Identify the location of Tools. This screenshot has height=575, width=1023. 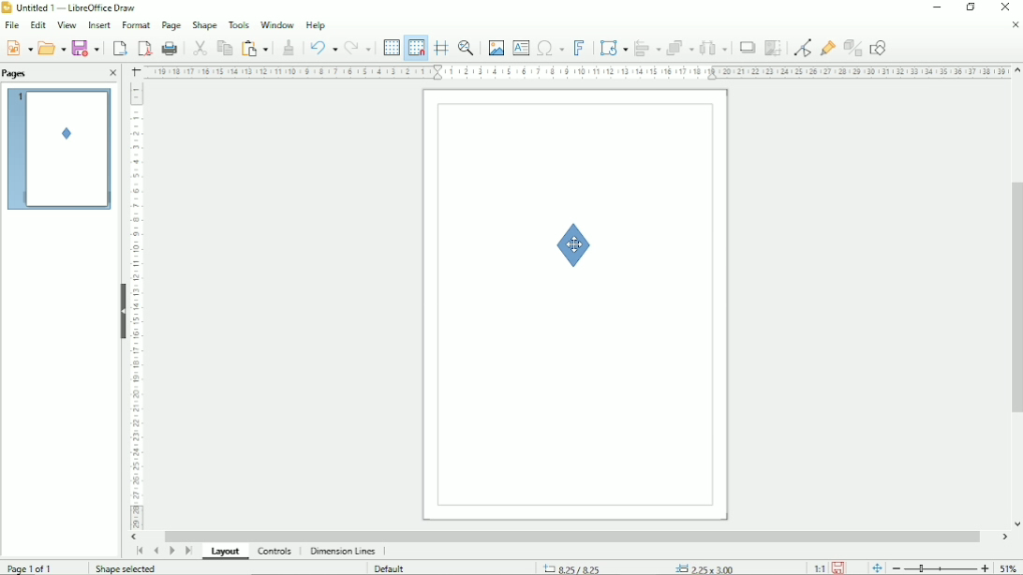
(238, 24).